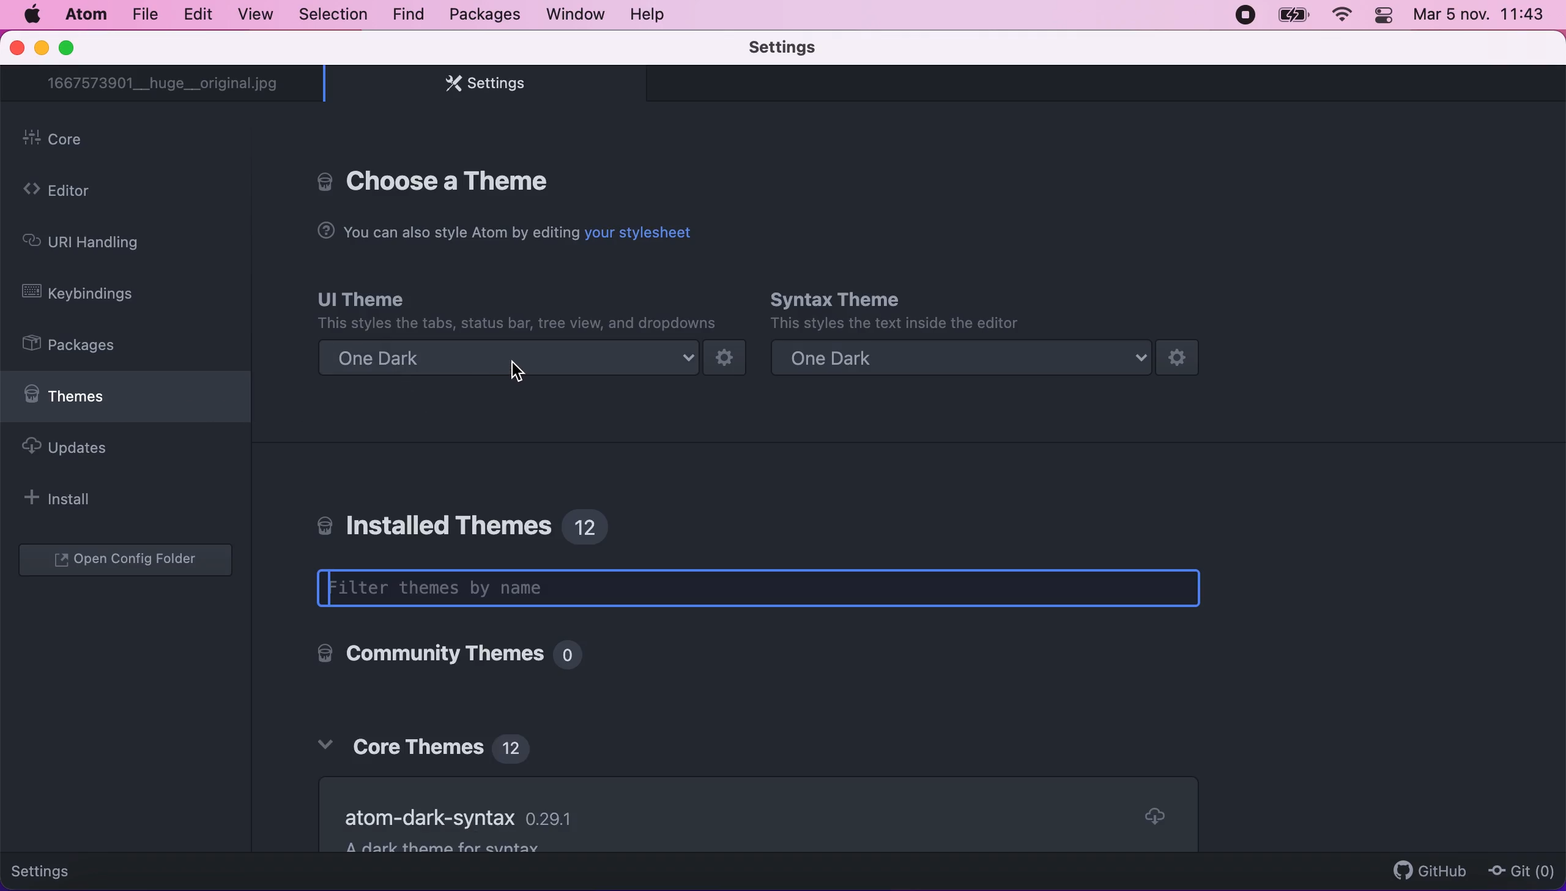 The width and height of the screenshot is (1566, 891). I want to click on Ul Theme | This styles the tabs, status bar, tree view, and dropdowns, so click(517, 308).